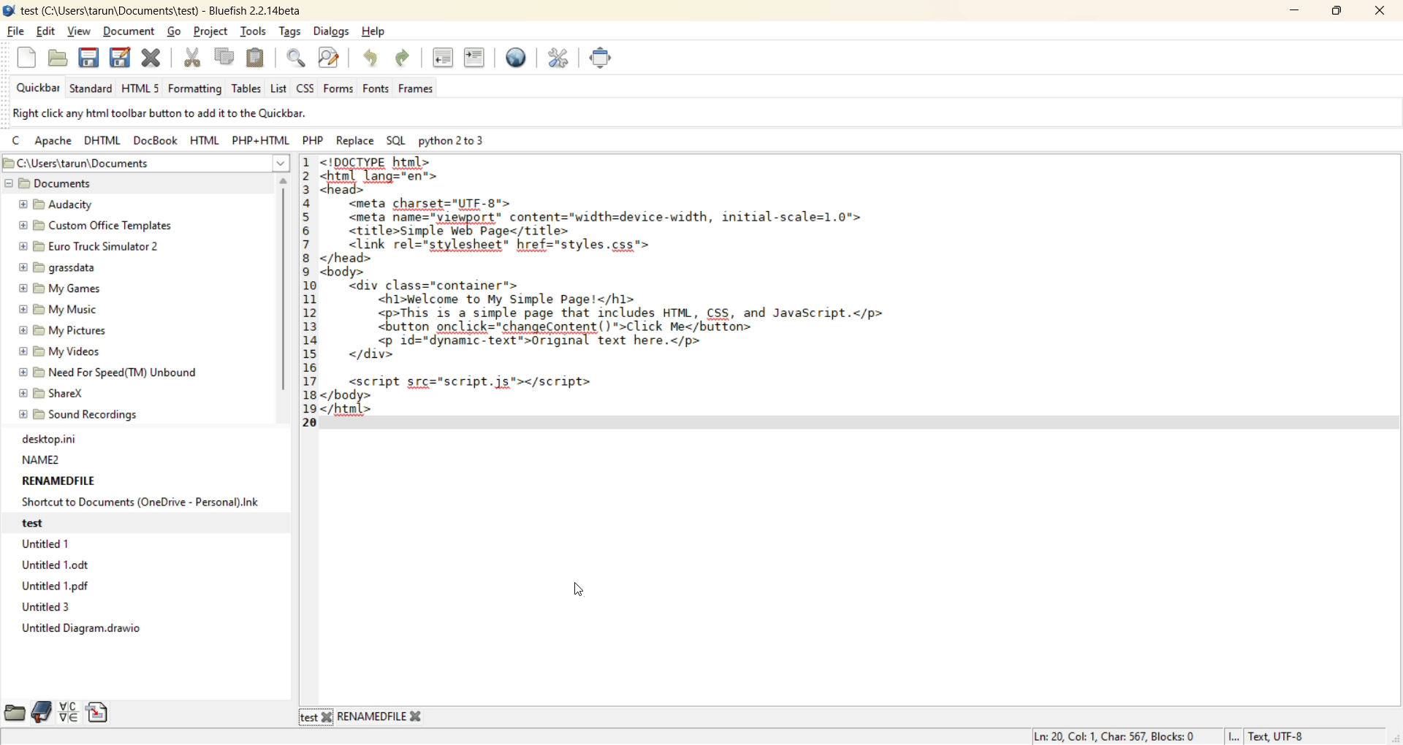 This screenshot has height=745, width=1403. What do you see at coordinates (308, 301) in the screenshot?
I see `line no.` at bounding box center [308, 301].